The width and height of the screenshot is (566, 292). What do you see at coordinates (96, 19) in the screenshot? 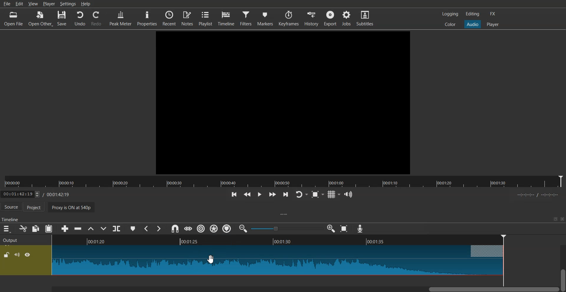
I see `Redo` at bounding box center [96, 19].